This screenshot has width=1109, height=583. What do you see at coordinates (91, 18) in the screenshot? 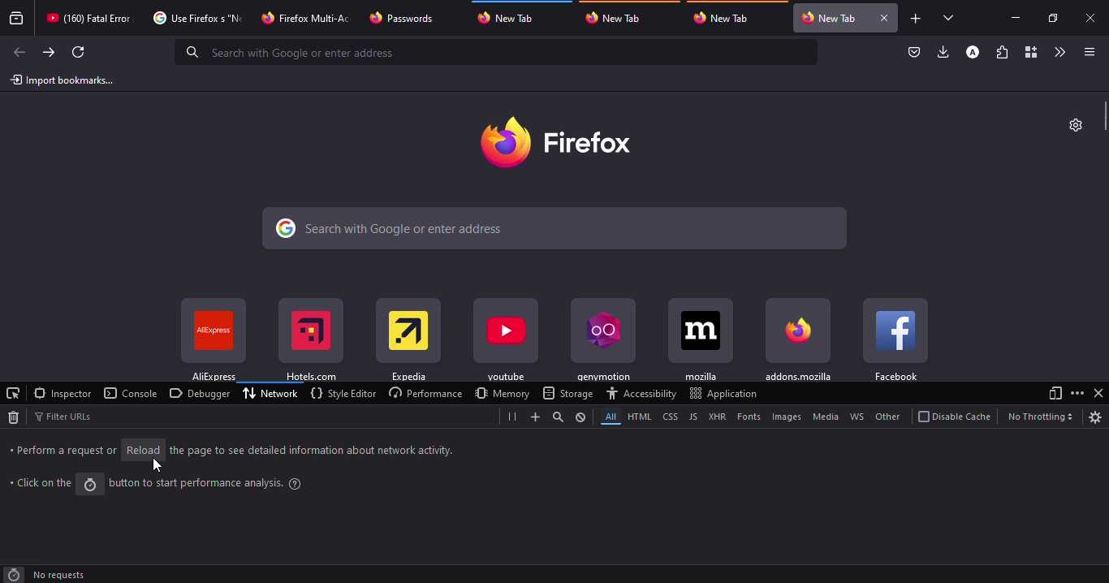
I see `tab` at bounding box center [91, 18].